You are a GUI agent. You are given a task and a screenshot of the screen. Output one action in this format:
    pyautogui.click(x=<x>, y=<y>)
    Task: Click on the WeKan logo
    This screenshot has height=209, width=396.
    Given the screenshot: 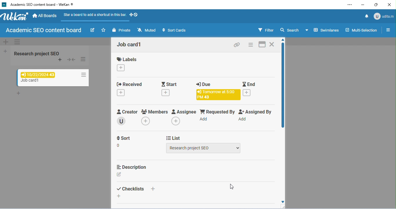 What is the action you would take?
    pyautogui.click(x=15, y=16)
    